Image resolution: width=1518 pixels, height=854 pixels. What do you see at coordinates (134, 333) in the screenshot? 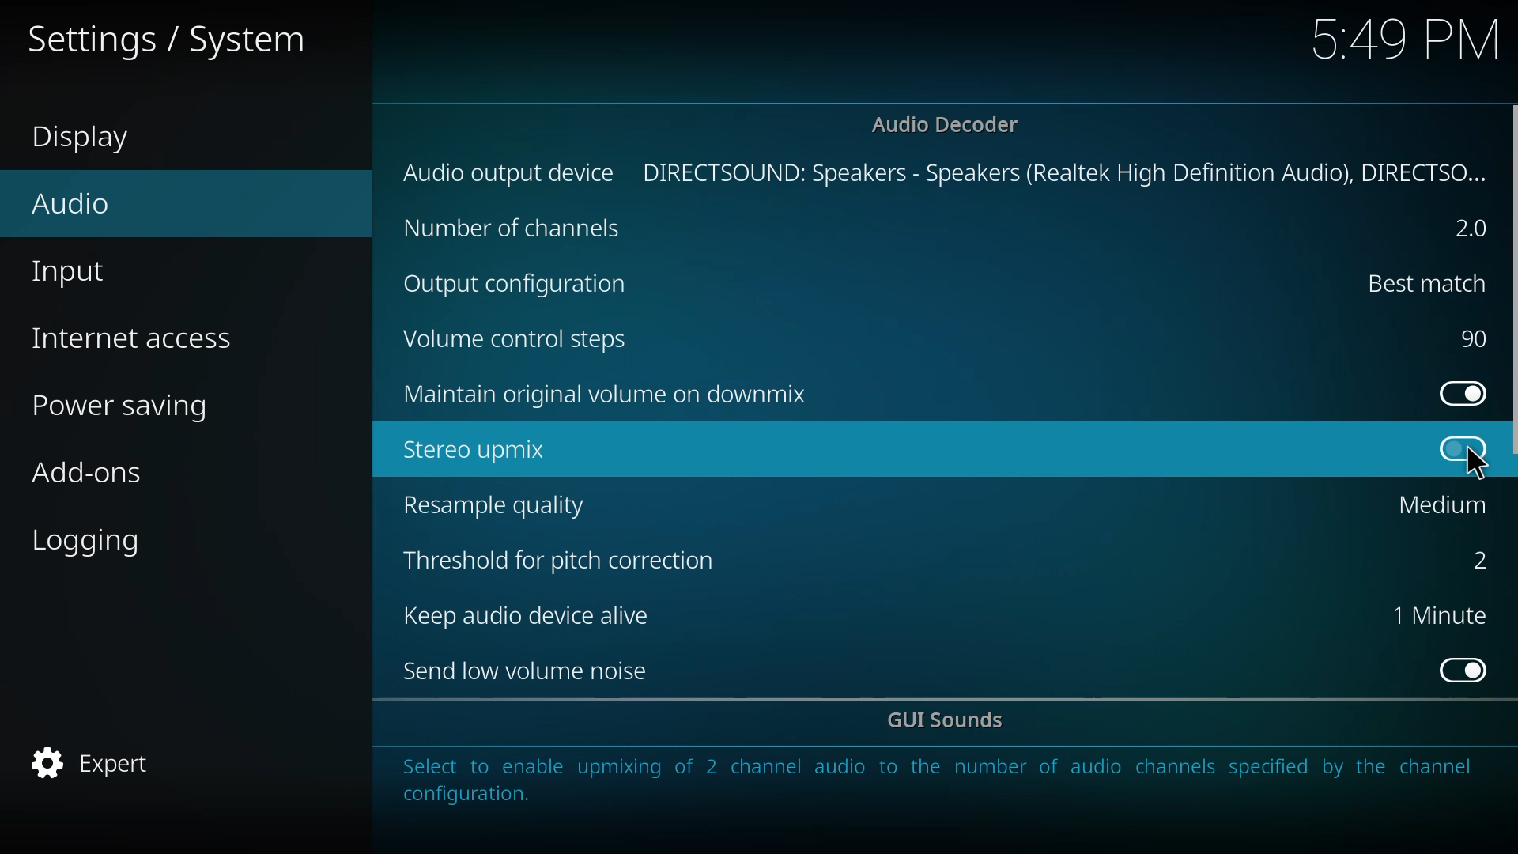
I see `internet access ` at bounding box center [134, 333].